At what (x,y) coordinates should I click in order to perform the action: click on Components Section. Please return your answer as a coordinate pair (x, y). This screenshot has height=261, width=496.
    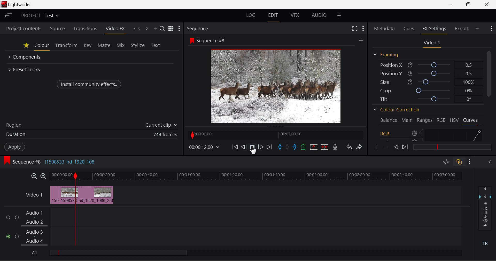
    Looking at the image, I should click on (25, 58).